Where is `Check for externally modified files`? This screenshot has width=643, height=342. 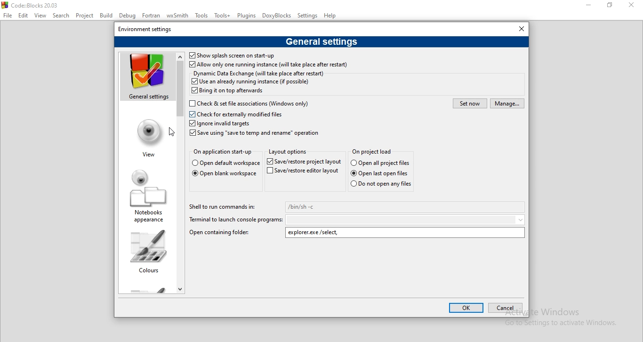 Check for externally modified files is located at coordinates (236, 114).